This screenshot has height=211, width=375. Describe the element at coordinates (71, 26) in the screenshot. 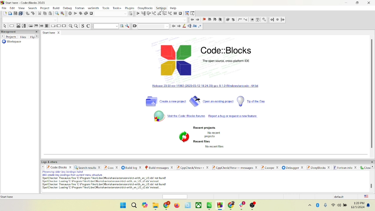

I see `zoom in` at that location.